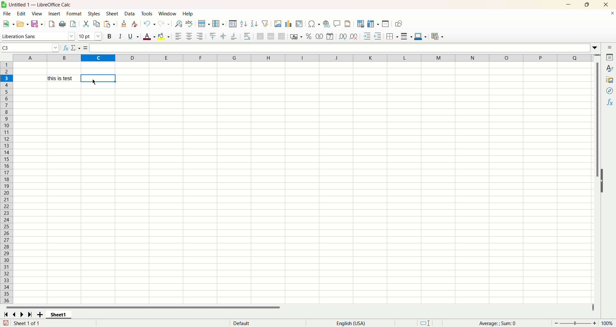 Image resolution: width=616 pixels, height=327 pixels. I want to click on previous sheet, so click(15, 315).